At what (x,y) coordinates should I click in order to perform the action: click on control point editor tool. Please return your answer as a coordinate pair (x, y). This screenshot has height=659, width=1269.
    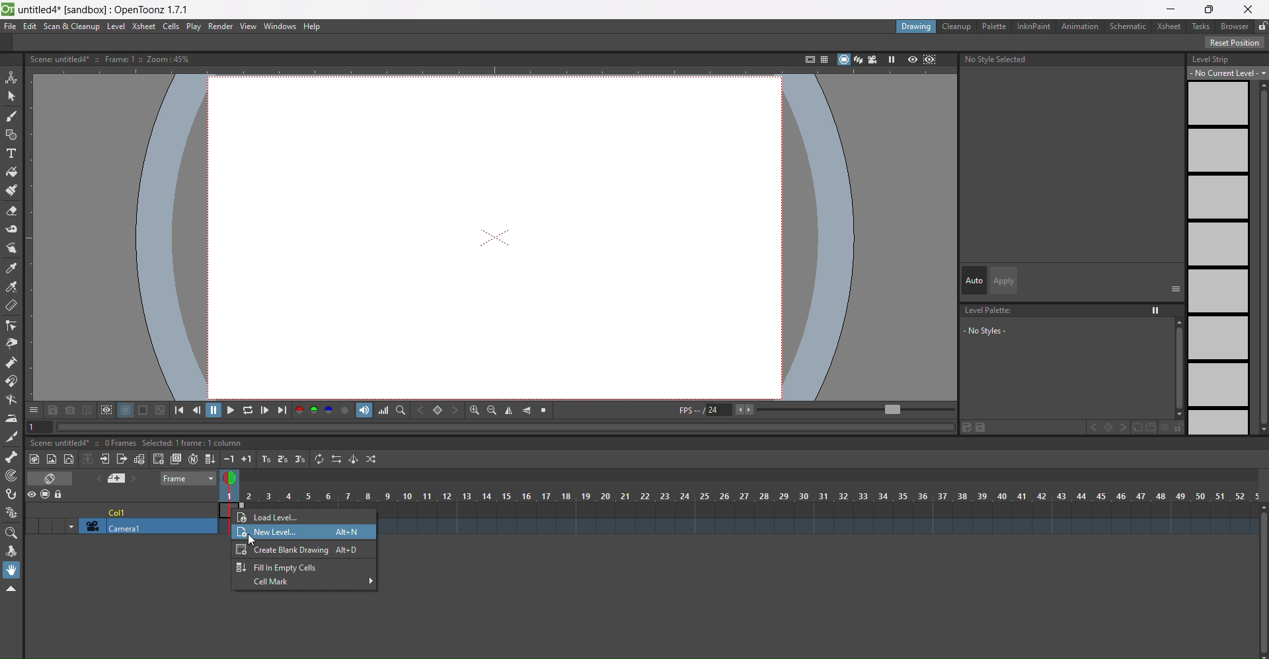
    Looking at the image, I should click on (11, 326).